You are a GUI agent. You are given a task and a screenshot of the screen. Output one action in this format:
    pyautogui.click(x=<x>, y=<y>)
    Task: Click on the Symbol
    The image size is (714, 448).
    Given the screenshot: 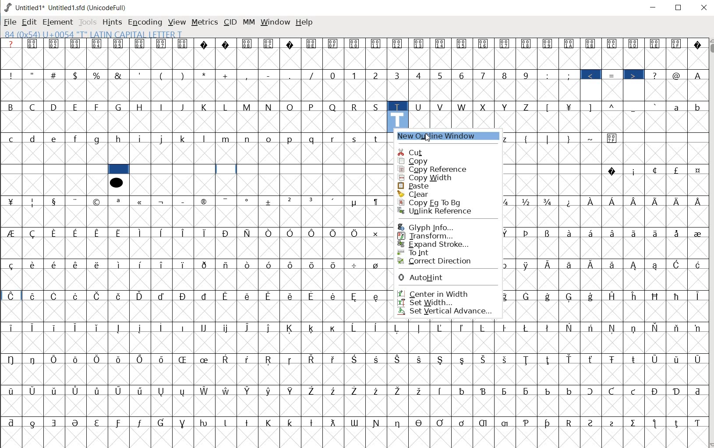 What is the action you would take?
    pyautogui.click(x=657, y=201)
    